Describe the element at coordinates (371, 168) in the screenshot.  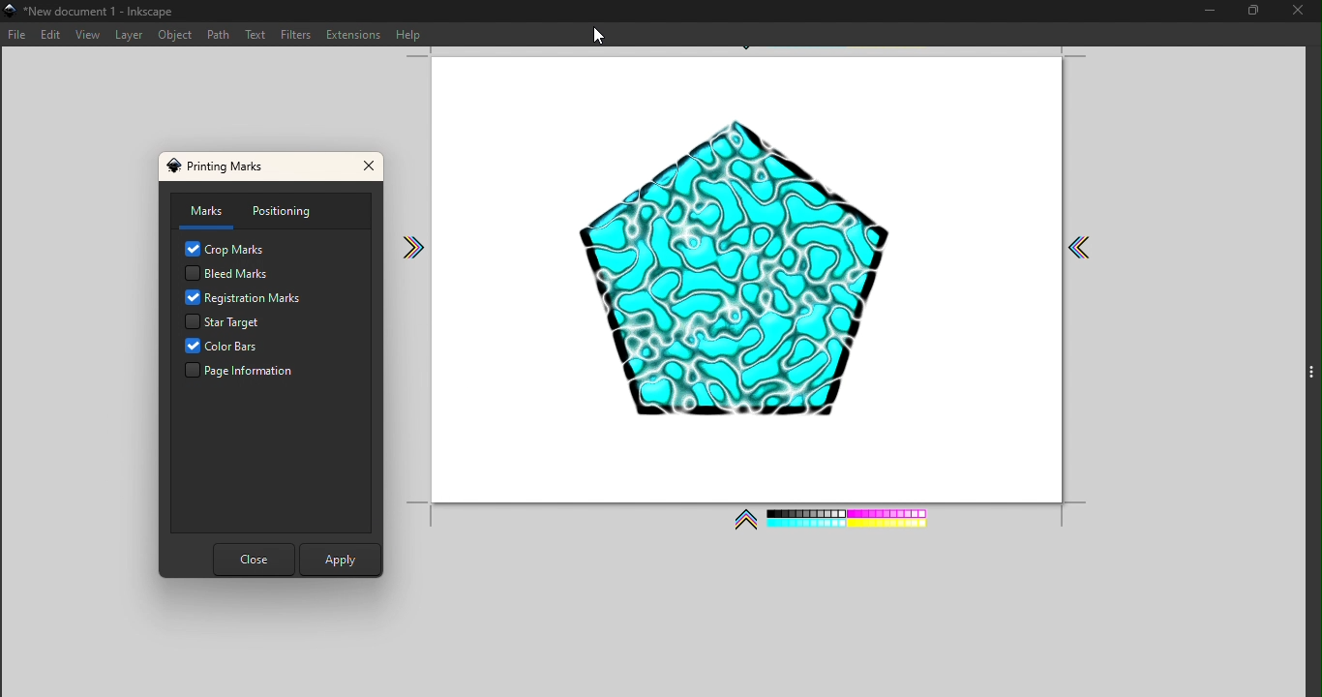
I see `Close` at that location.